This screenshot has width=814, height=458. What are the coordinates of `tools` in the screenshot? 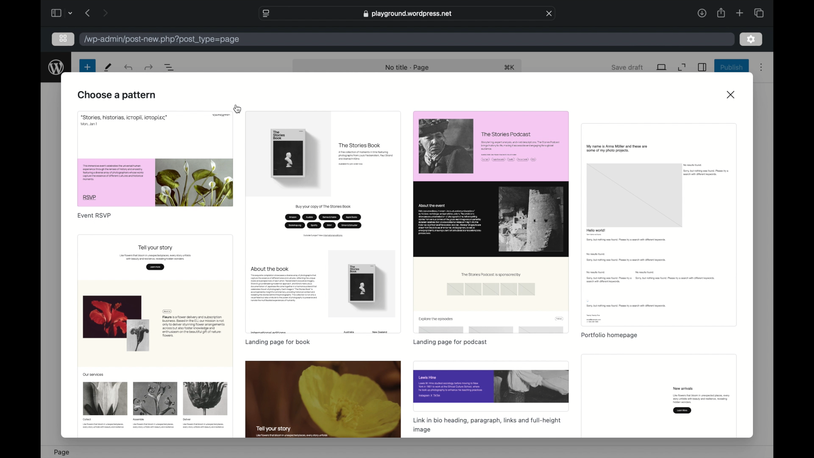 It's located at (109, 67).